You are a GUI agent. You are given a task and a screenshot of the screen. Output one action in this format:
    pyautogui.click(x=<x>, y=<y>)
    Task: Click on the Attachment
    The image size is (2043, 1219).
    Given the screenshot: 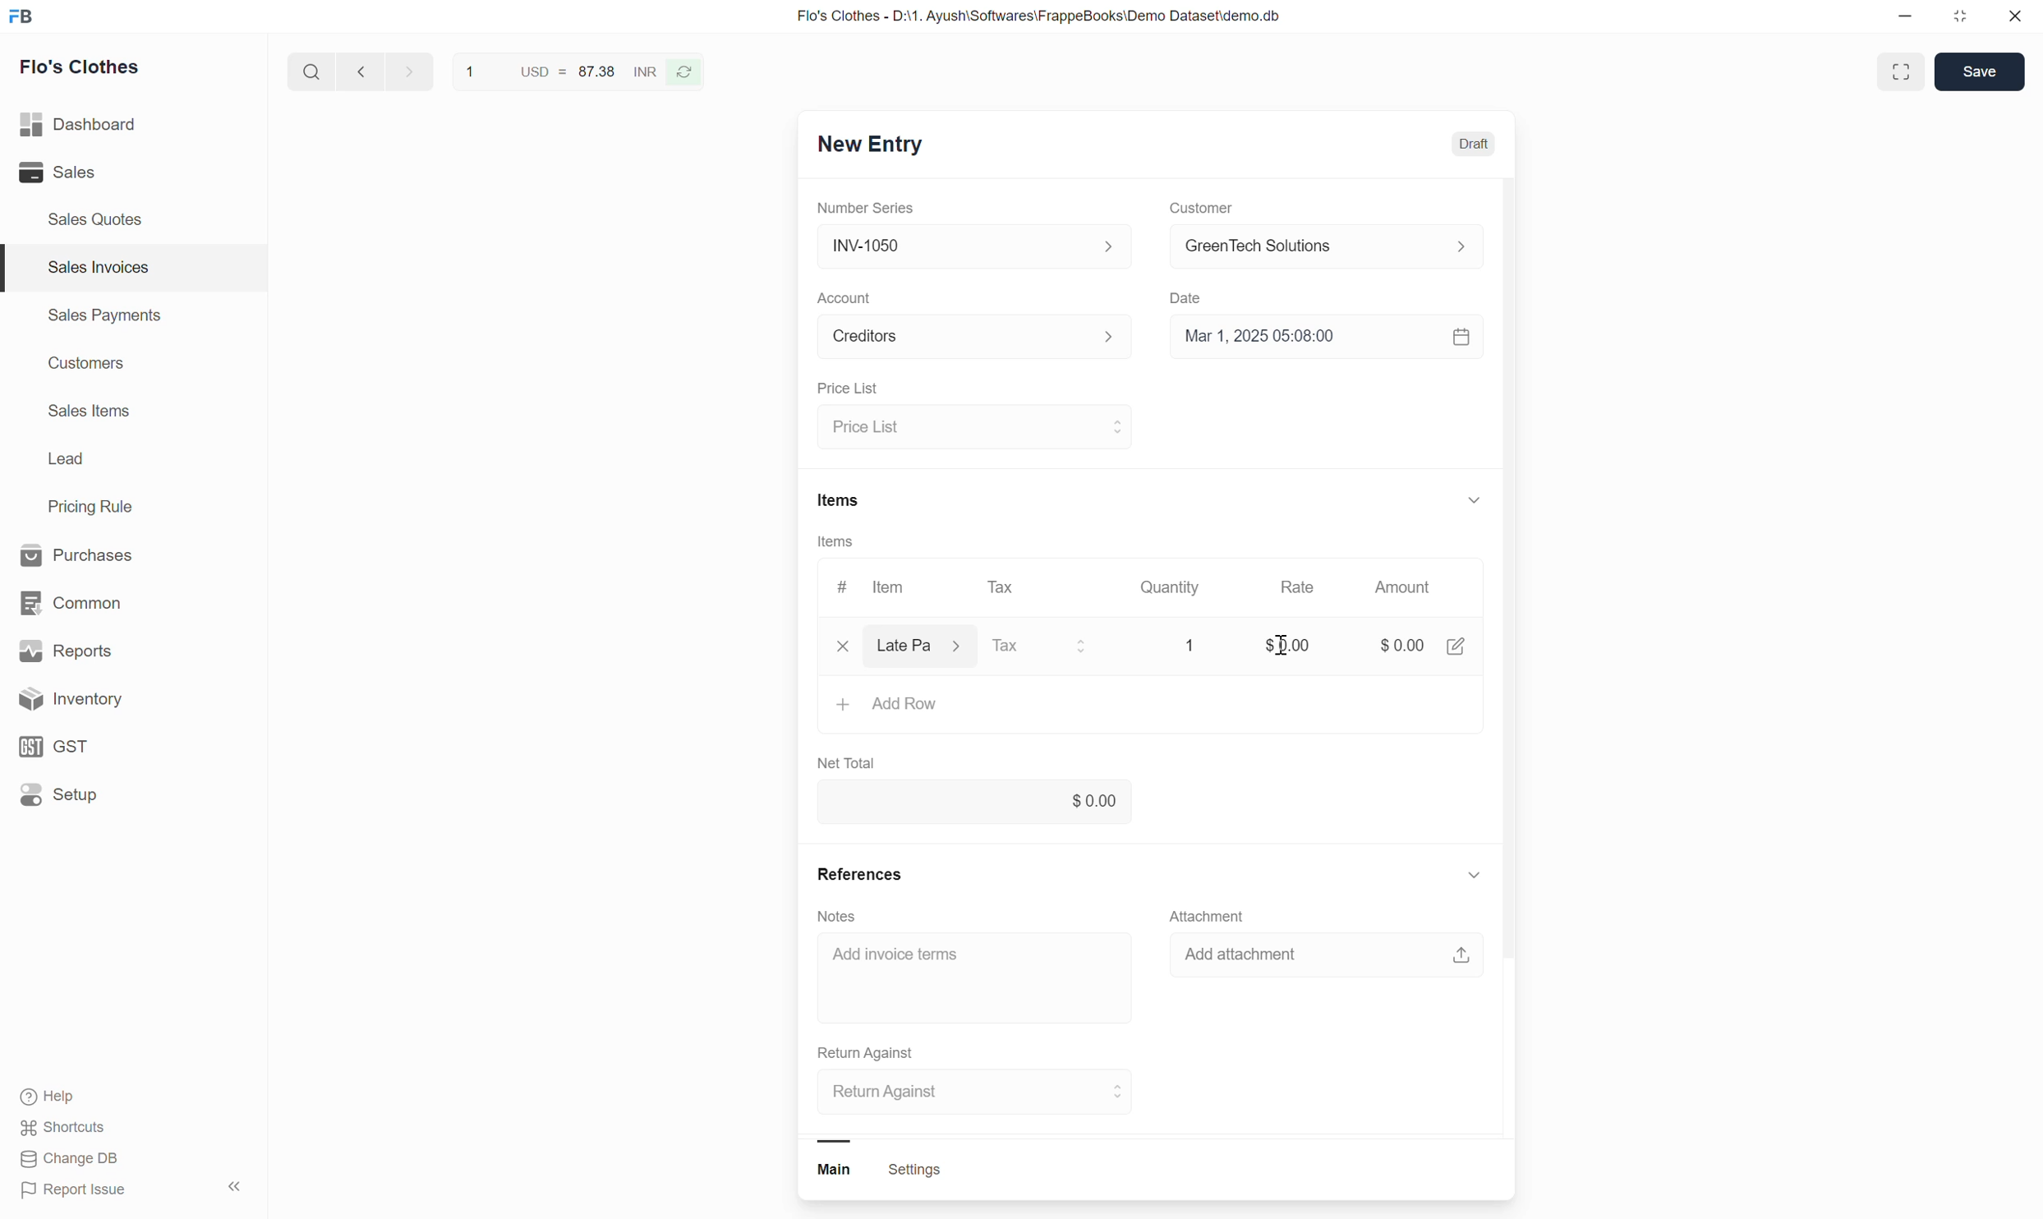 What is the action you would take?
    pyautogui.click(x=1212, y=913)
    